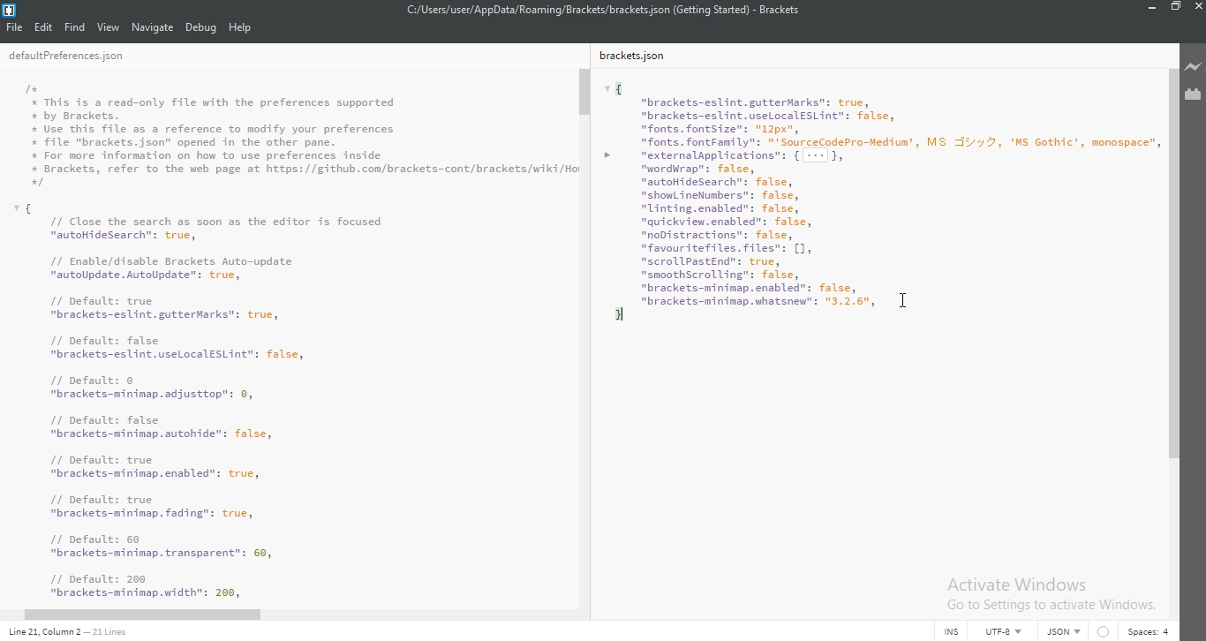 The height and width of the screenshot is (641, 1206). I want to click on close, so click(1197, 11).